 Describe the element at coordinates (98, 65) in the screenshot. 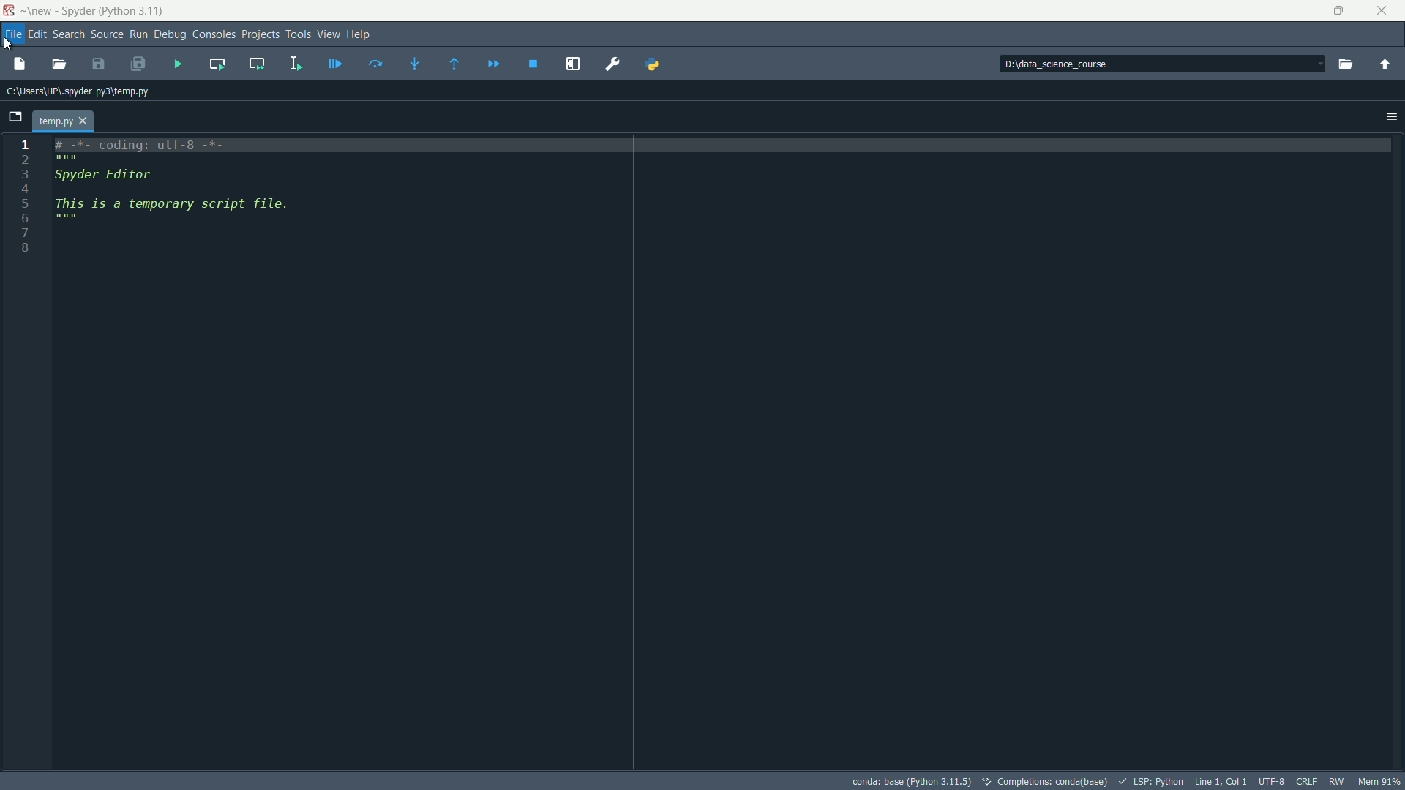

I see `save file` at that location.